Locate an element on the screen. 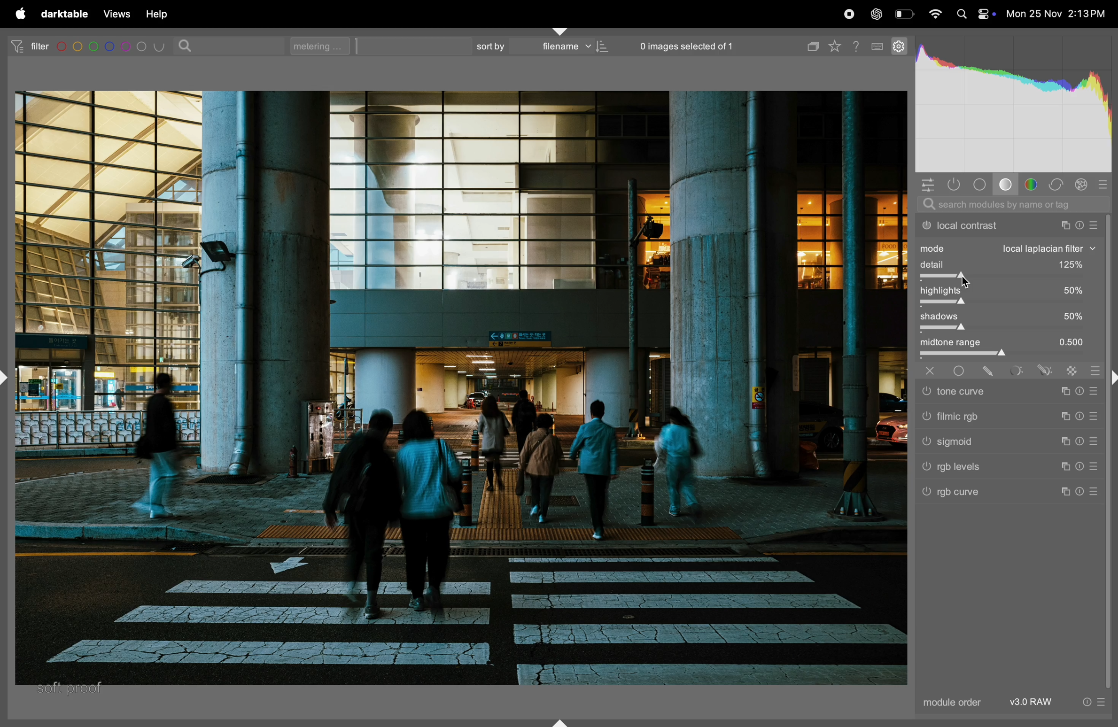  local contrast is located at coordinates (1007, 225).